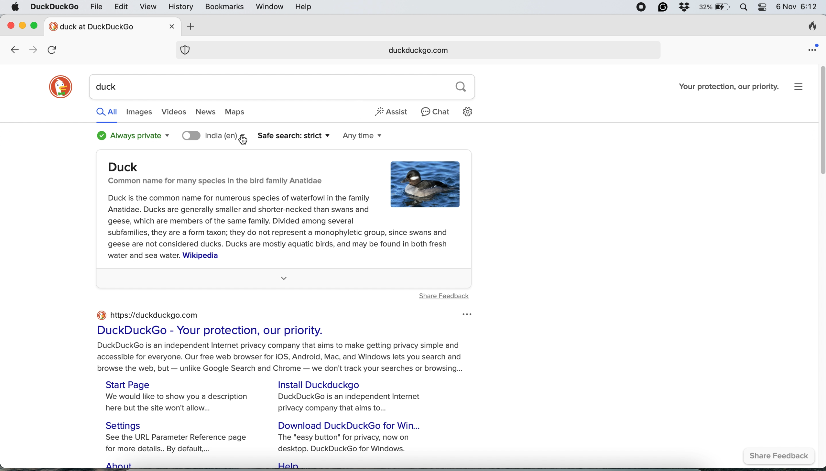 This screenshot has width=826, height=471. I want to click on open application menu, so click(814, 47).